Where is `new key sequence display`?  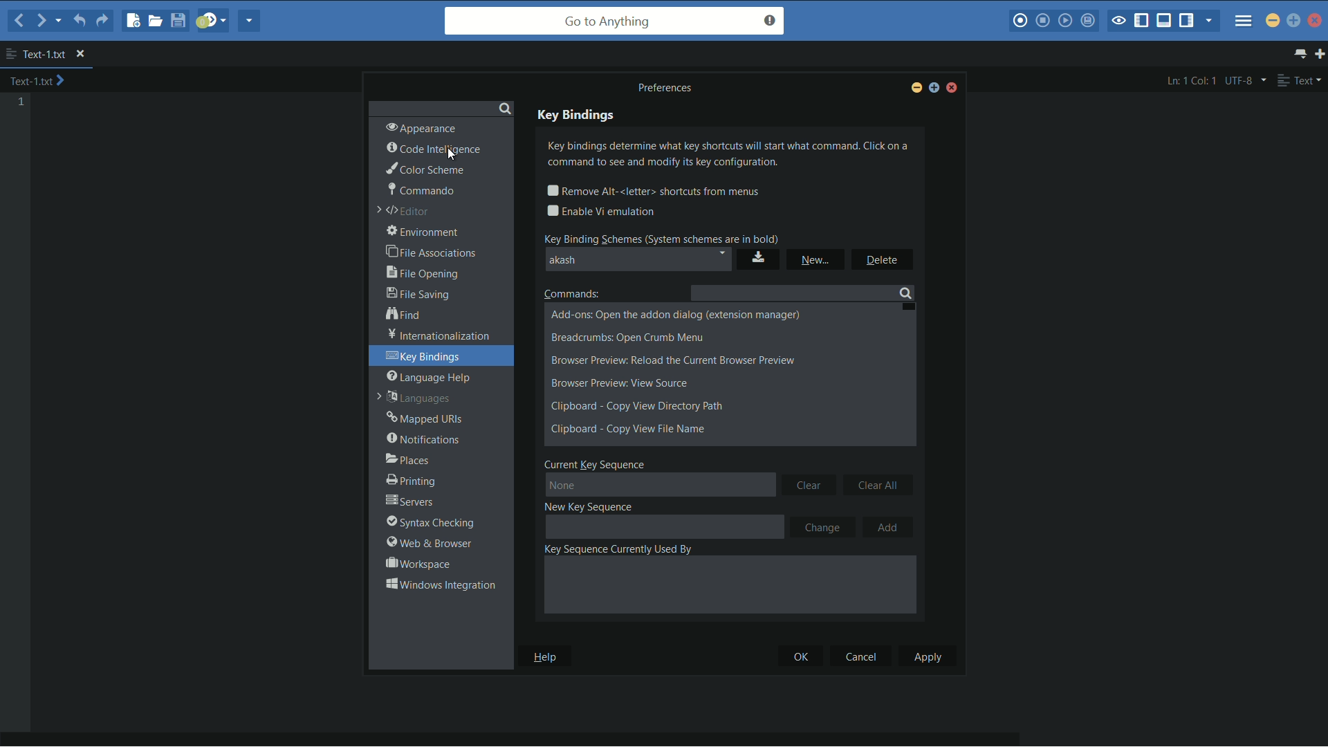
new key sequence display is located at coordinates (663, 526).